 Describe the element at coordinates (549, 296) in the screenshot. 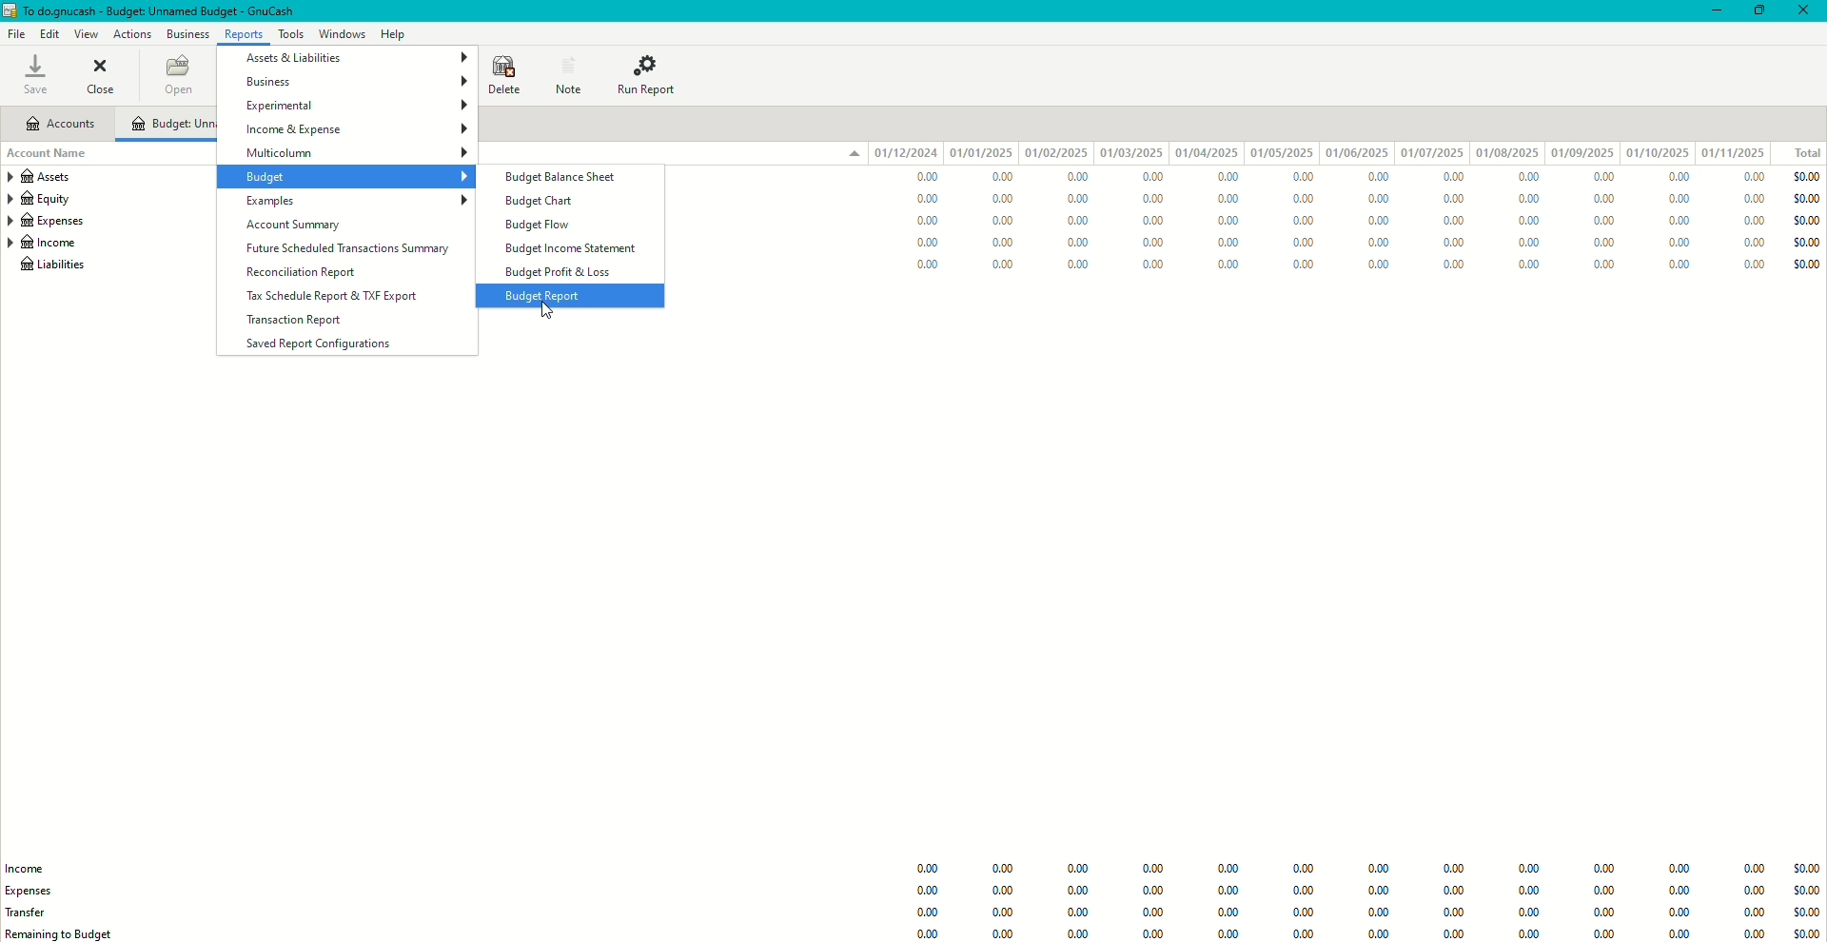

I see `Budget Report` at that location.